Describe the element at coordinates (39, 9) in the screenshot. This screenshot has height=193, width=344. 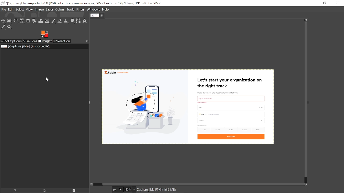
I see `Image` at that location.